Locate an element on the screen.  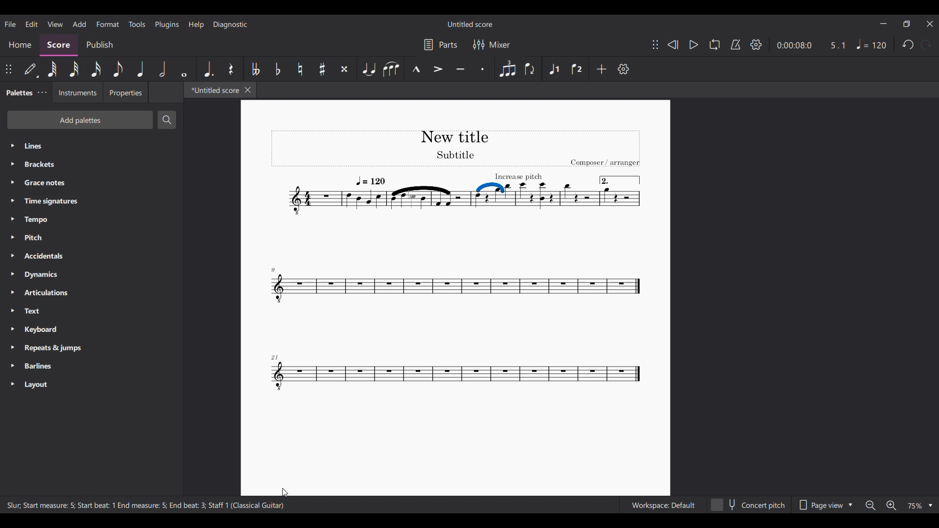
*Untitled score, current tab is located at coordinates (213, 90).